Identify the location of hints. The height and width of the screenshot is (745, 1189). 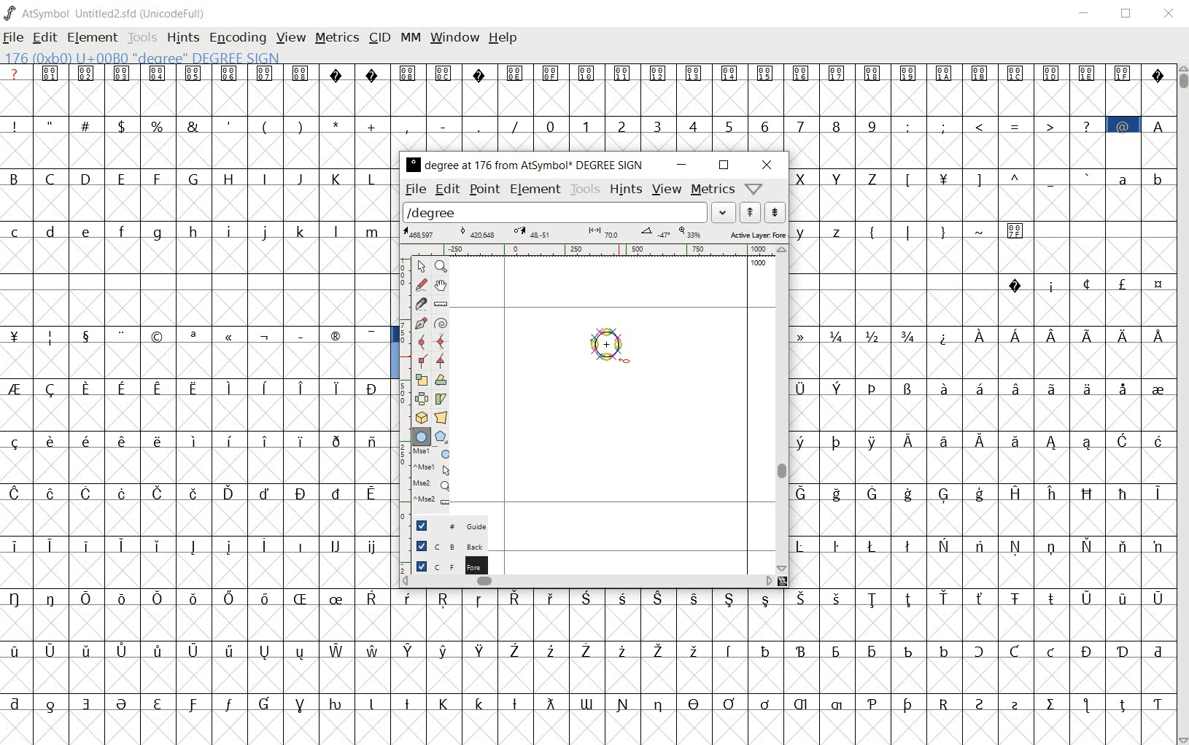
(626, 190).